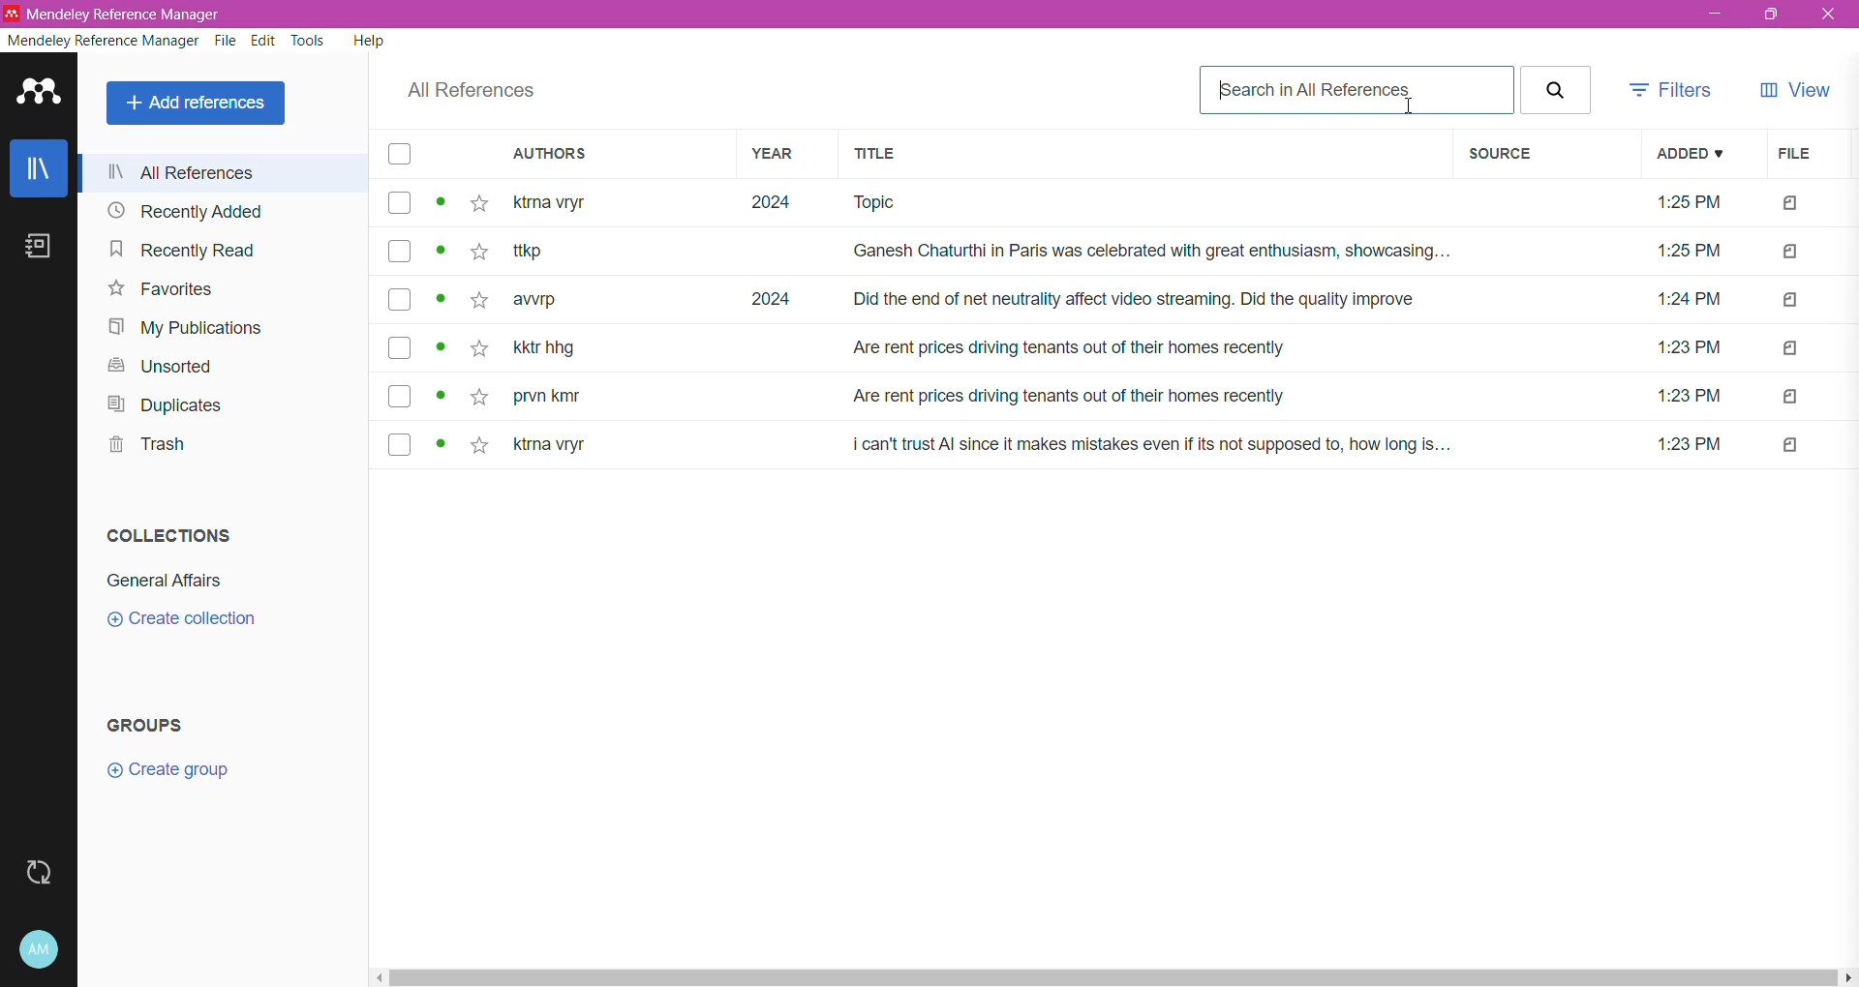  I want to click on Unsorted, so click(155, 367).